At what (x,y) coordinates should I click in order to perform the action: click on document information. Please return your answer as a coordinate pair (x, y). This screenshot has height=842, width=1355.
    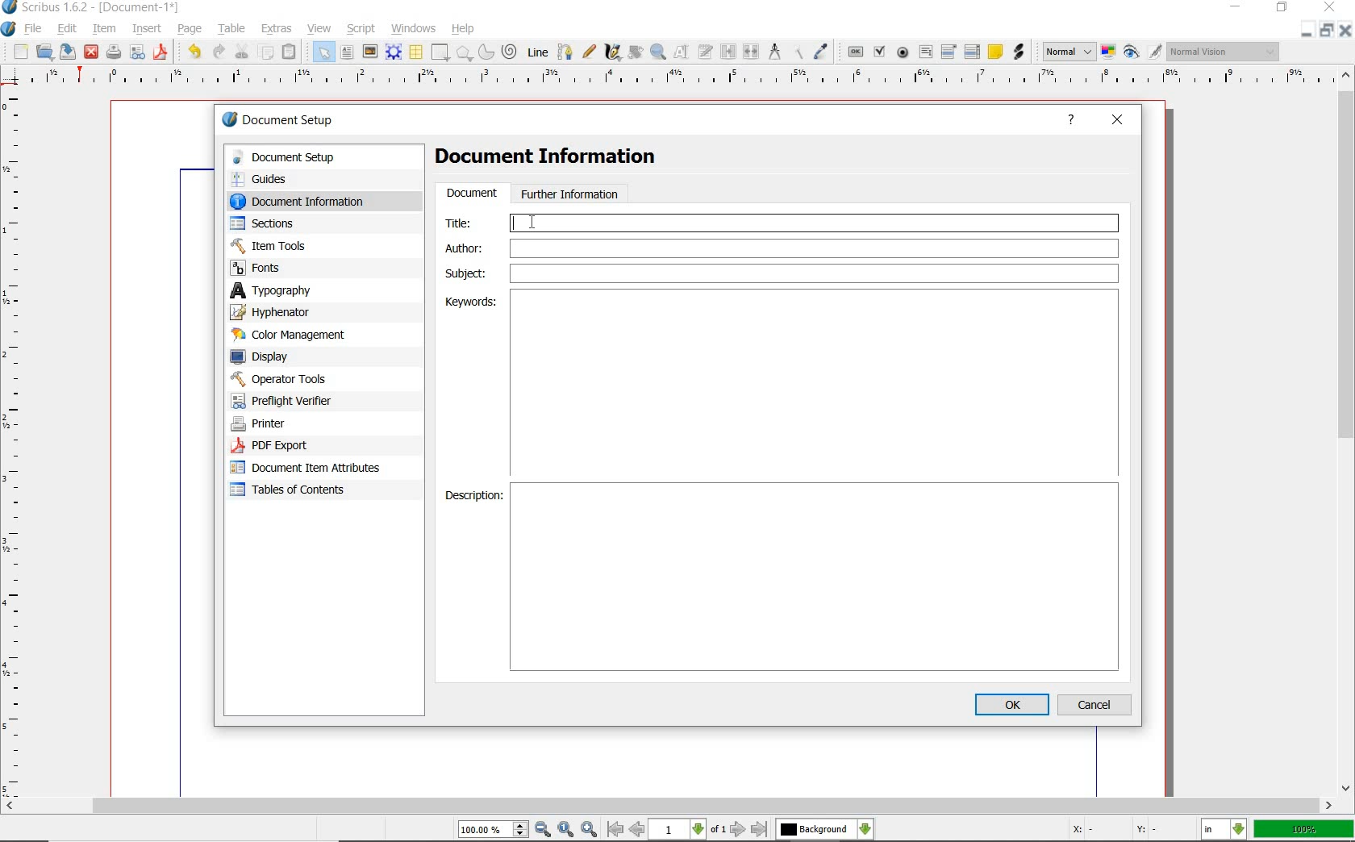
    Looking at the image, I should click on (313, 201).